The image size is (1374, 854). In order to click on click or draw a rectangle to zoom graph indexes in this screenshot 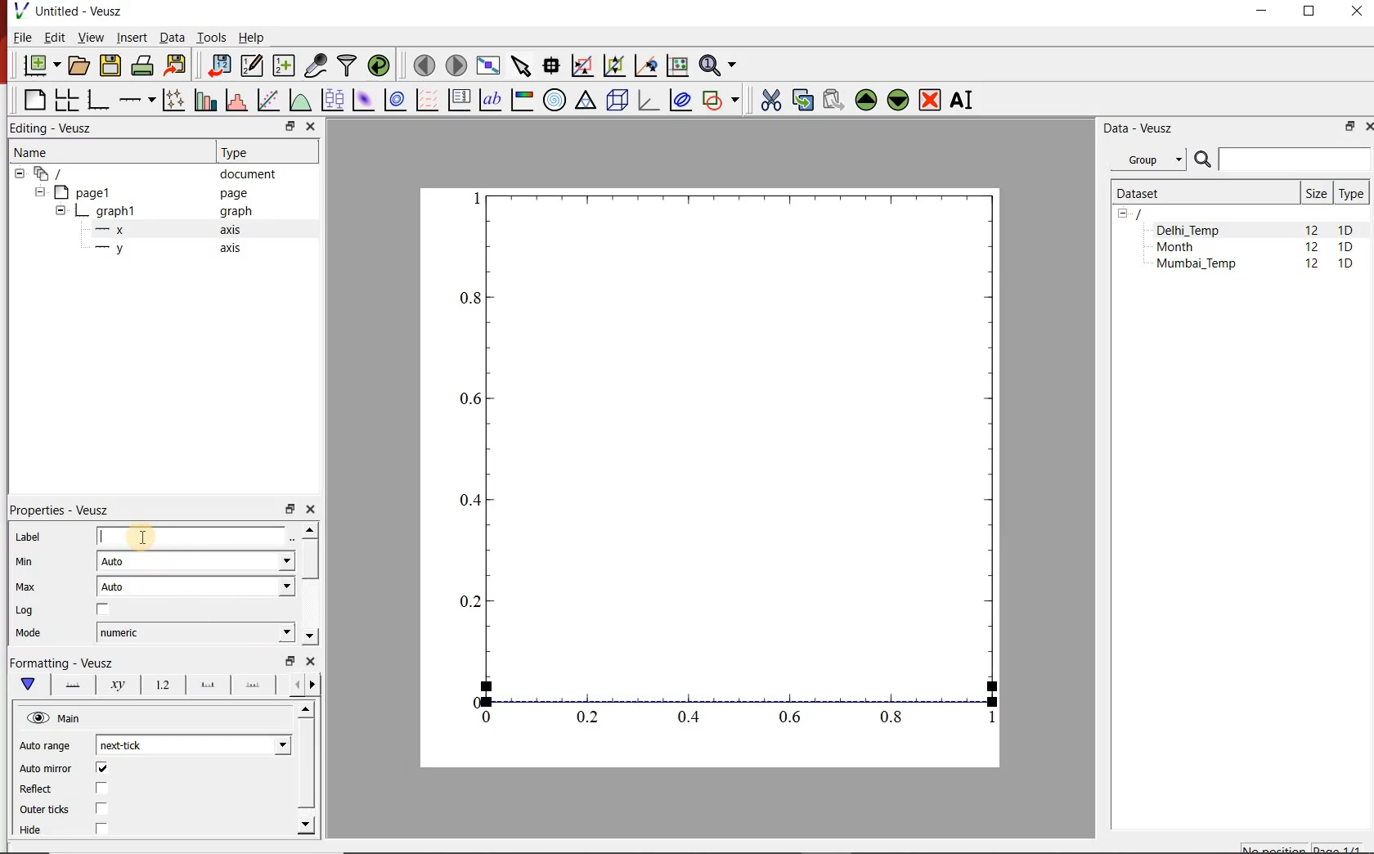, I will do `click(582, 66)`.